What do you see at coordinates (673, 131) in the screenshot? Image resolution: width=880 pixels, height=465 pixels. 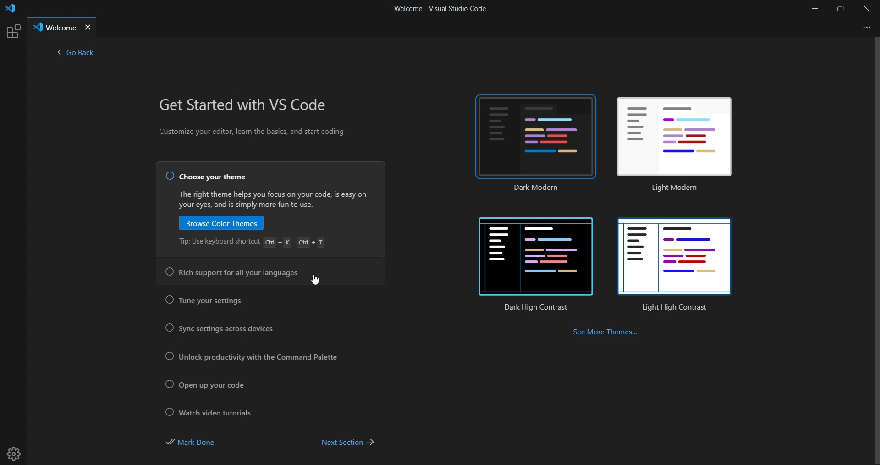 I see `light modern` at bounding box center [673, 131].